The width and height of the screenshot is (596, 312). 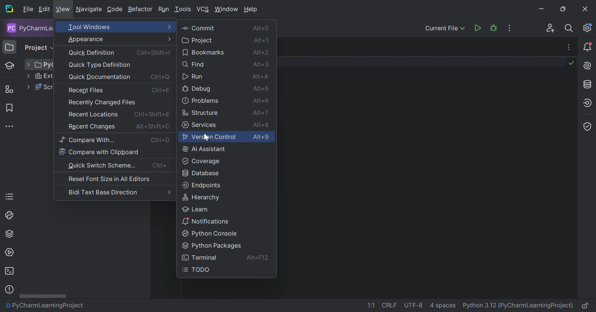 What do you see at coordinates (9, 290) in the screenshot?
I see `Help` at bounding box center [9, 290].